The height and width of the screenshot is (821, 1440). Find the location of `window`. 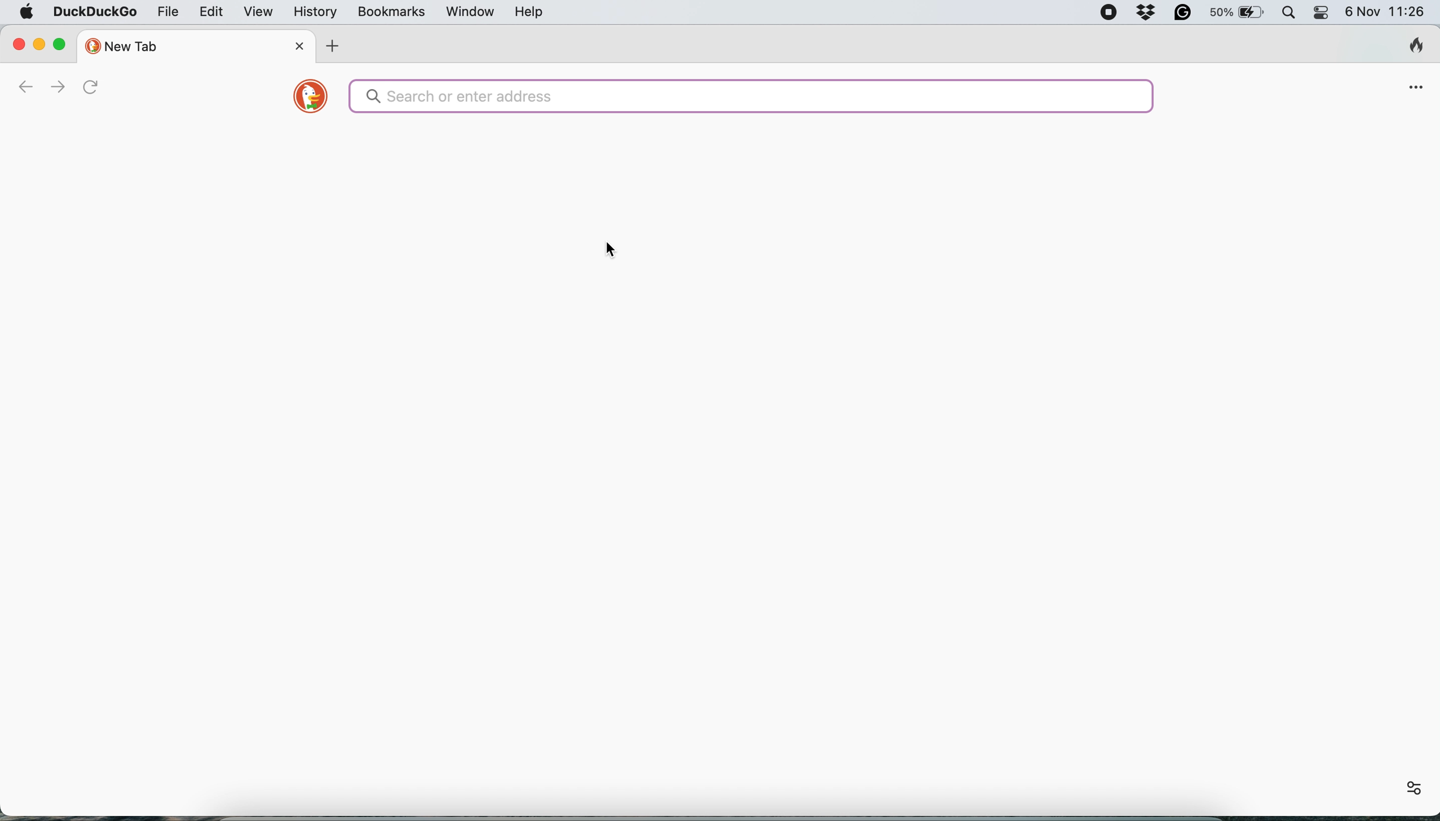

window is located at coordinates (470, 12).